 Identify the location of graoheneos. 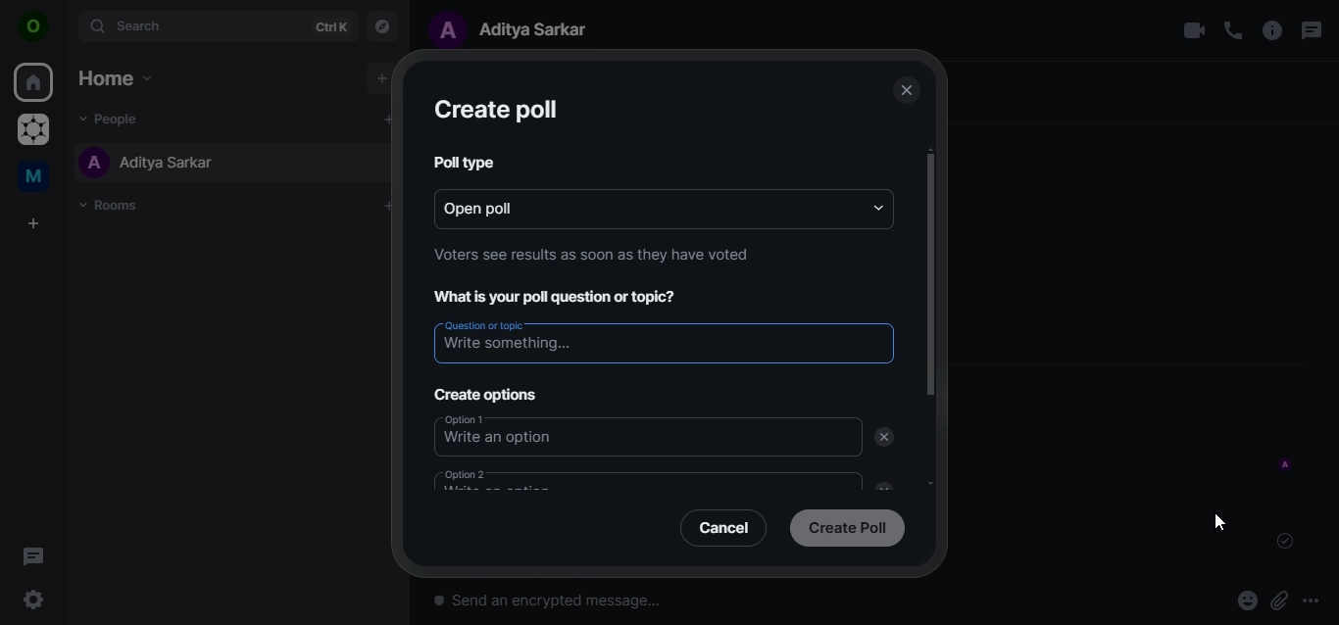
(33, 131).